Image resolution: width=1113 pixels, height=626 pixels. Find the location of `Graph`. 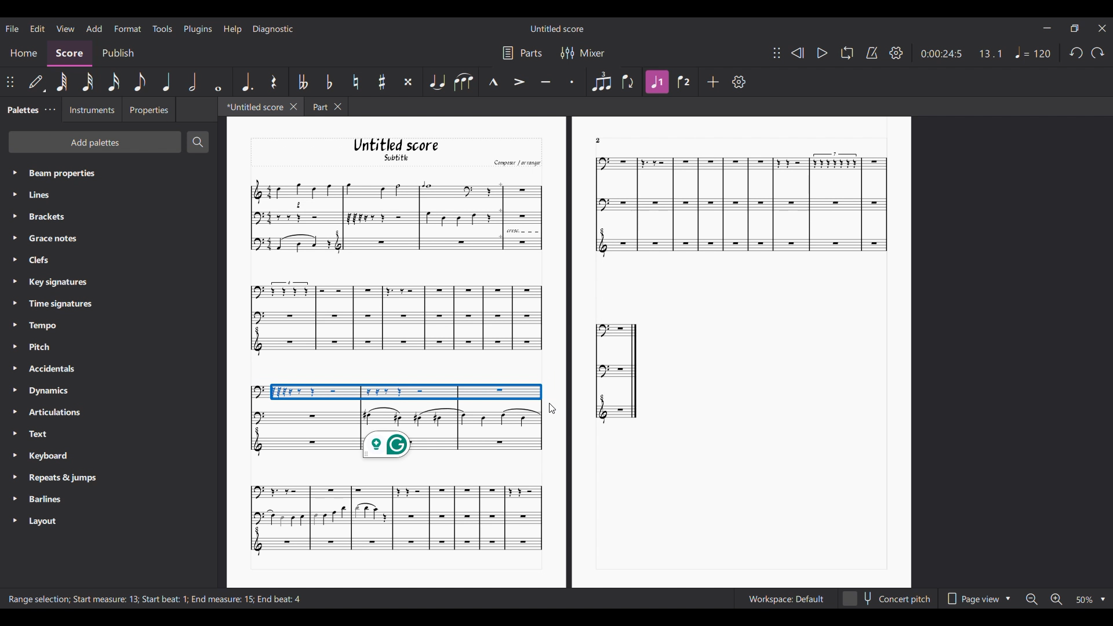

Graph is located at coordinates (395, 319).